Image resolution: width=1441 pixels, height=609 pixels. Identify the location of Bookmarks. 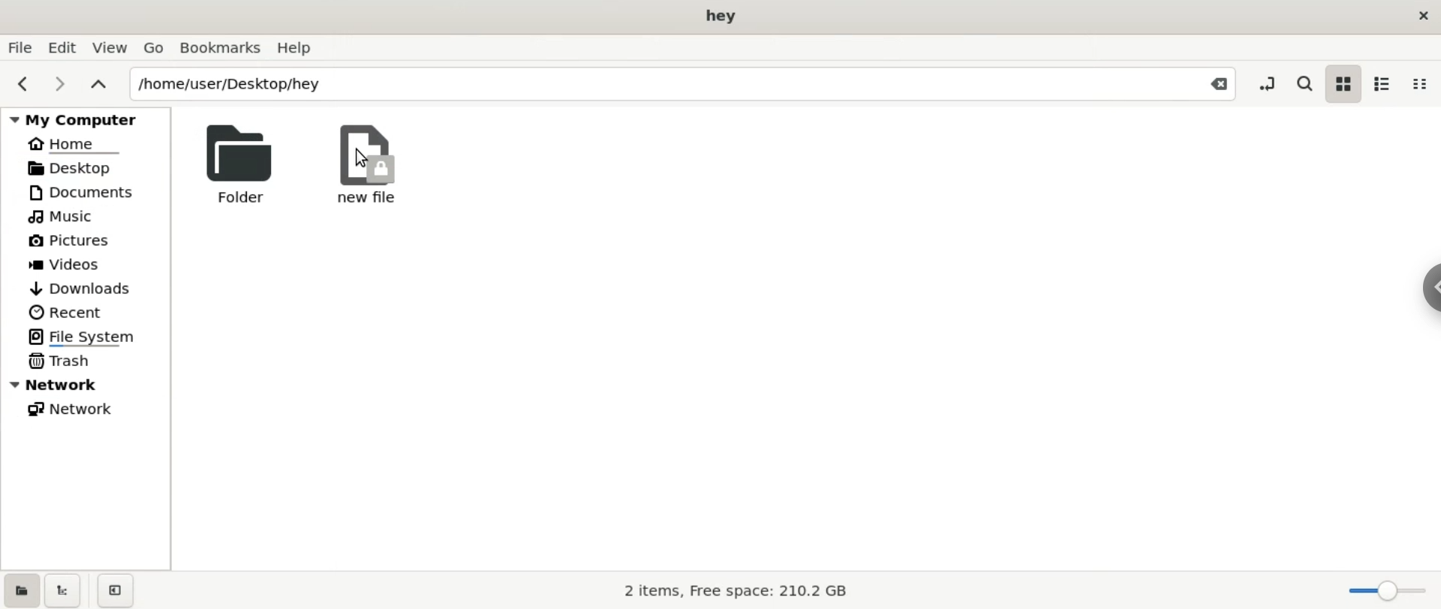
(220, 48).